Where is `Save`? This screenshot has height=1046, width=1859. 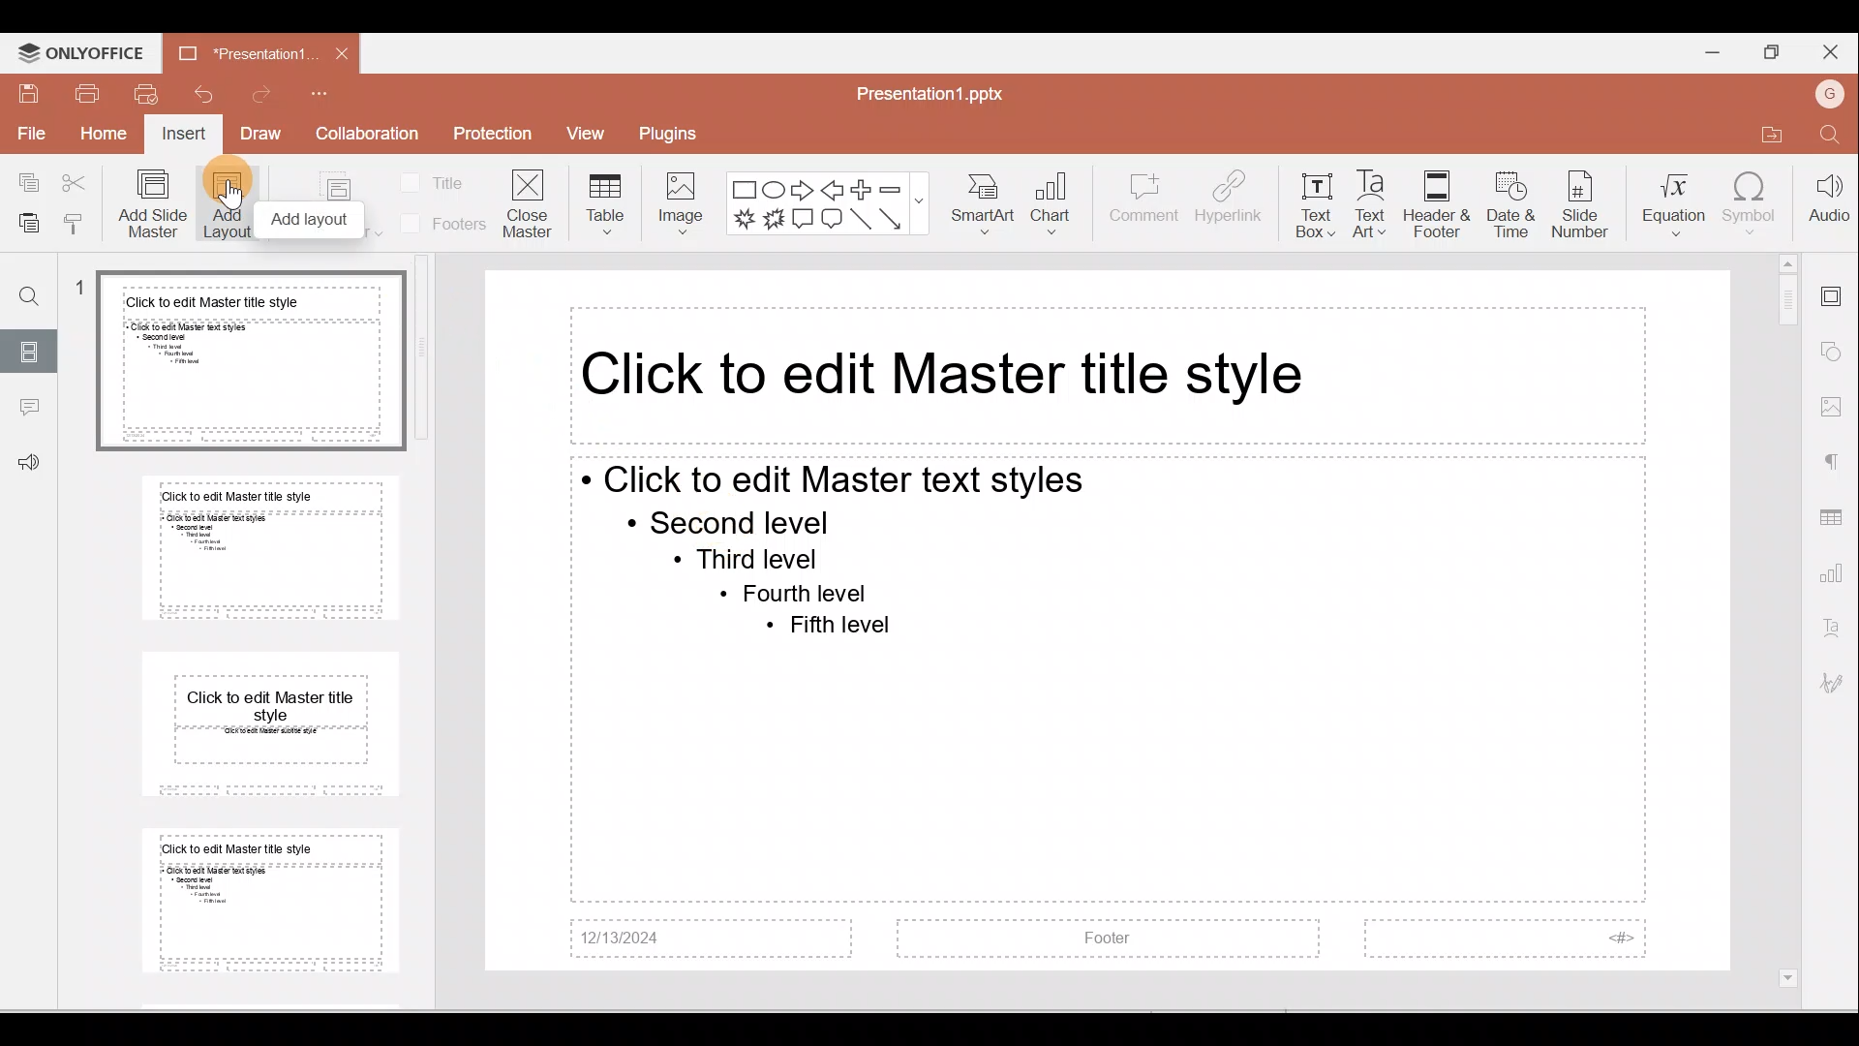
Save is located at coordinates (24, 92).